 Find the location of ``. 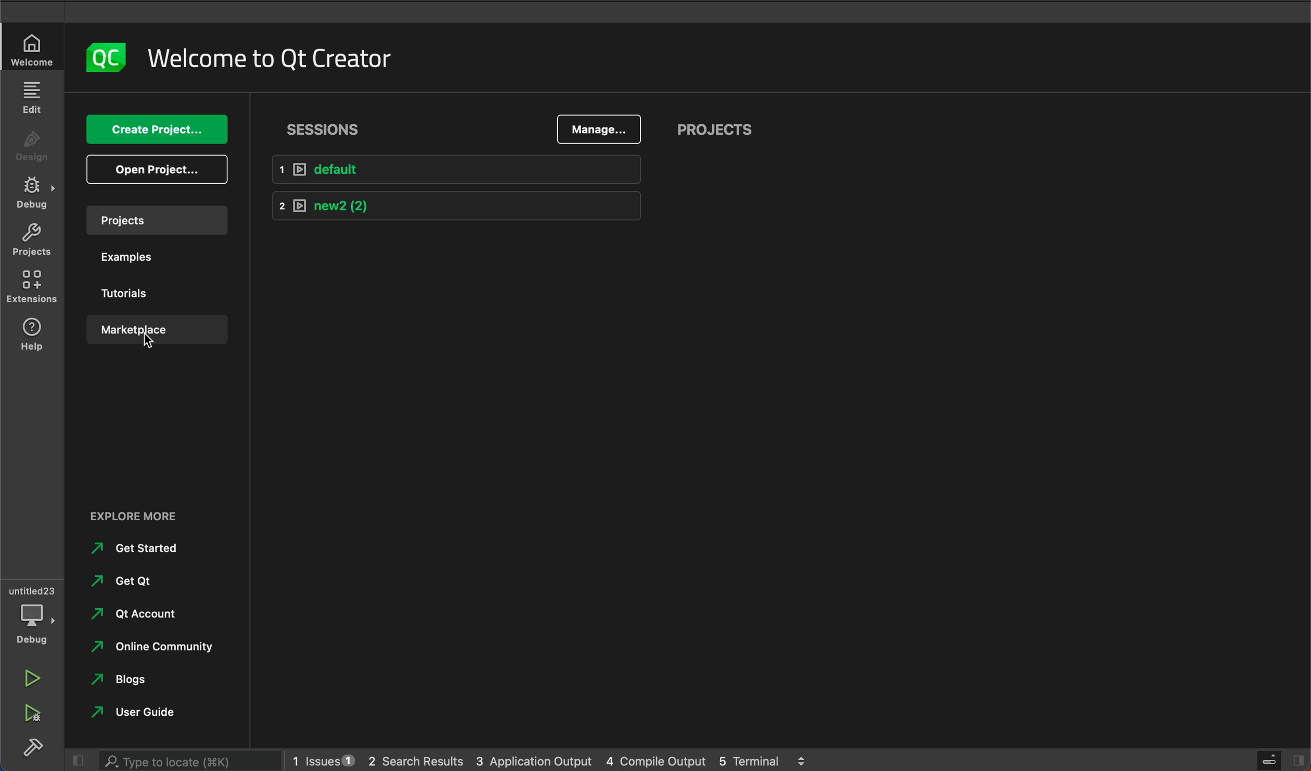

 is located at coordinates (138, 580).